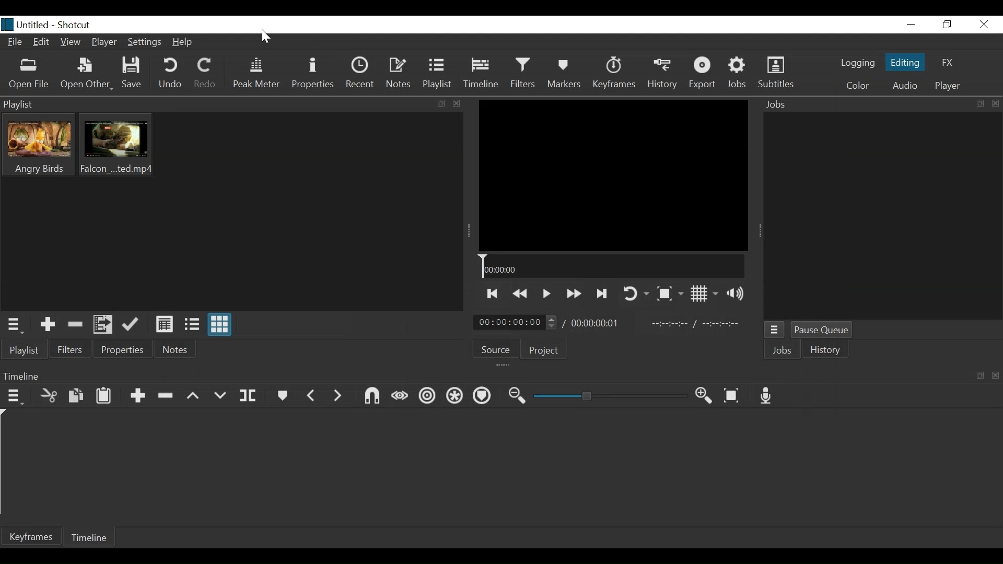 The width and height of the screenshot is (1003, 564). What do you see at coordinates (371, 396) in the screenshot?
I see `Snap` at bounding box center [371, 396].